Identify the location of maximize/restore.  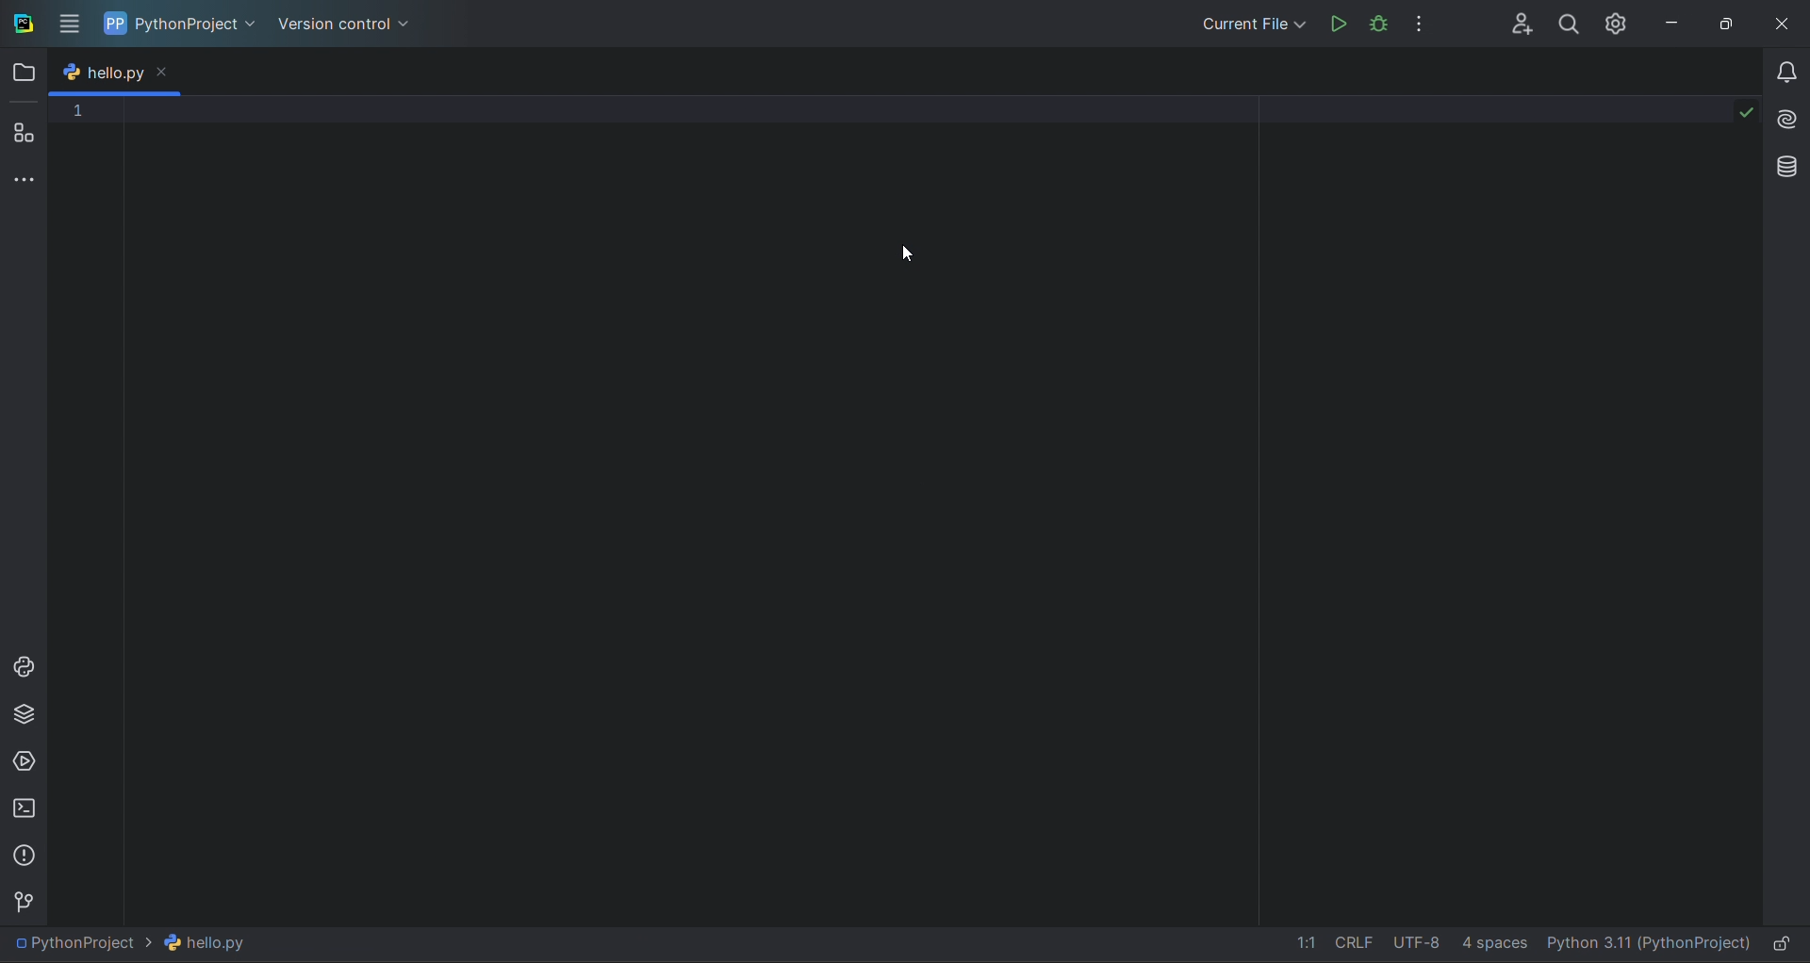
(1732, 20).